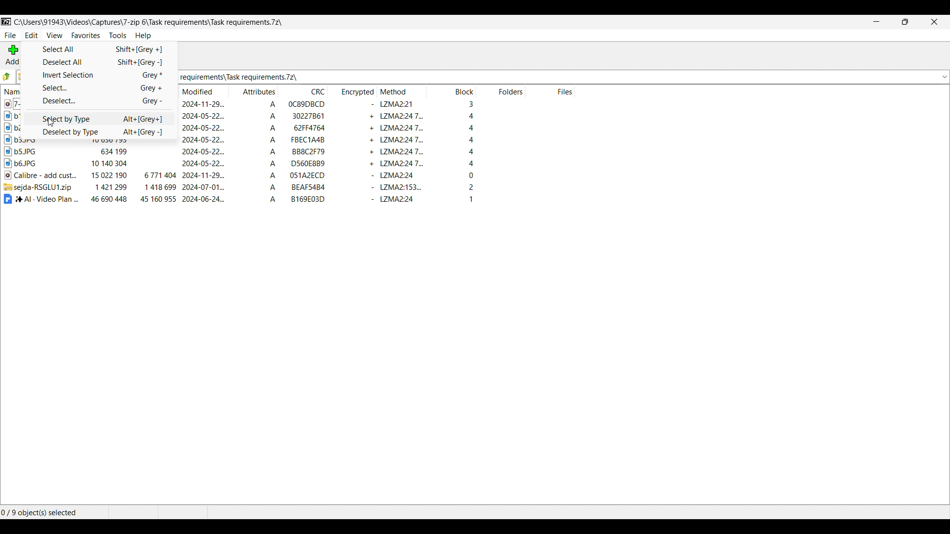 This screenshot has width=950, height=534. What do you see at coordinates (402, 153) in the screenshot?
I see `encryption method` at bounding box center [402, 153].